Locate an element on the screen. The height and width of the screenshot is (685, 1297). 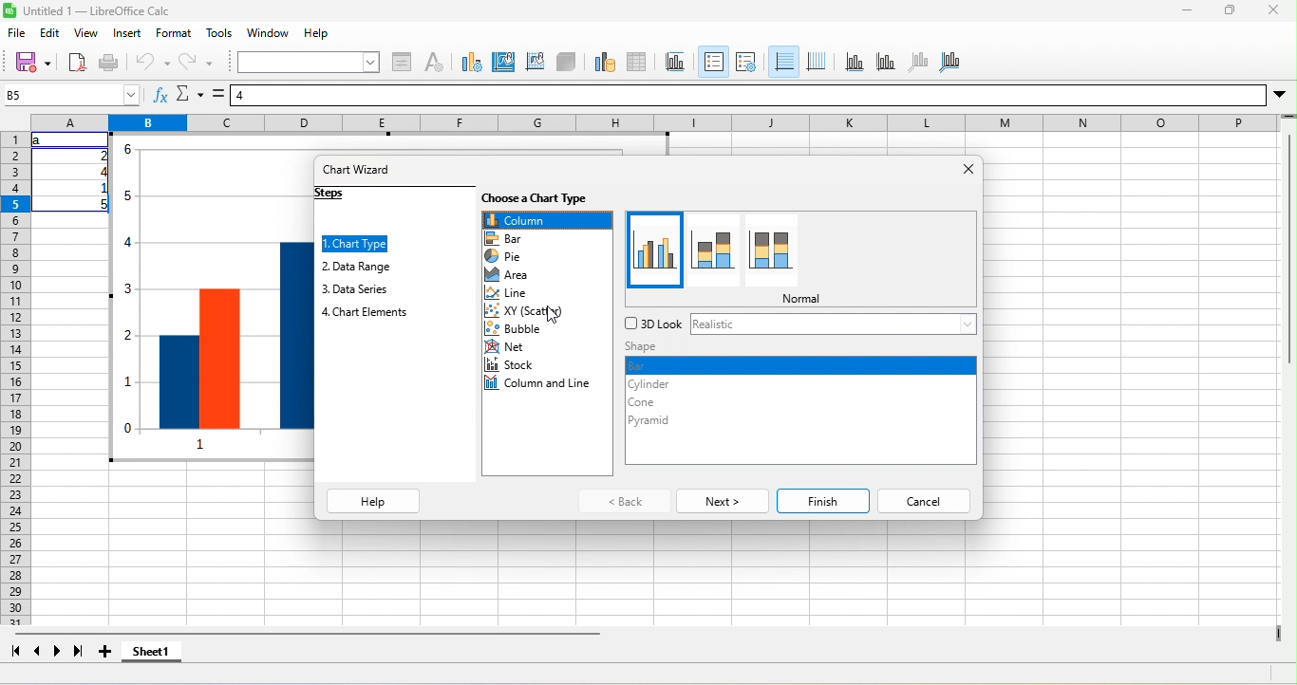
vertical grids is located at coordinates (817, 64).